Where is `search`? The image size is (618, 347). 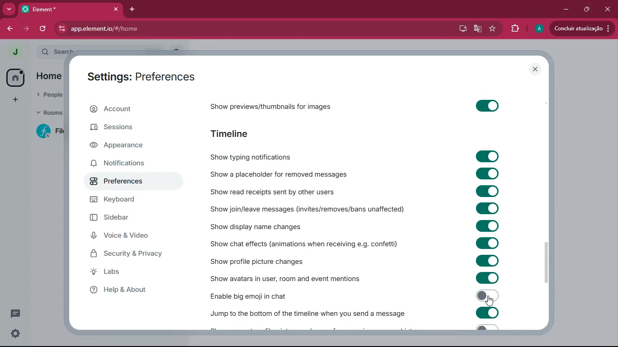
search is located at coordinates (57, 49).